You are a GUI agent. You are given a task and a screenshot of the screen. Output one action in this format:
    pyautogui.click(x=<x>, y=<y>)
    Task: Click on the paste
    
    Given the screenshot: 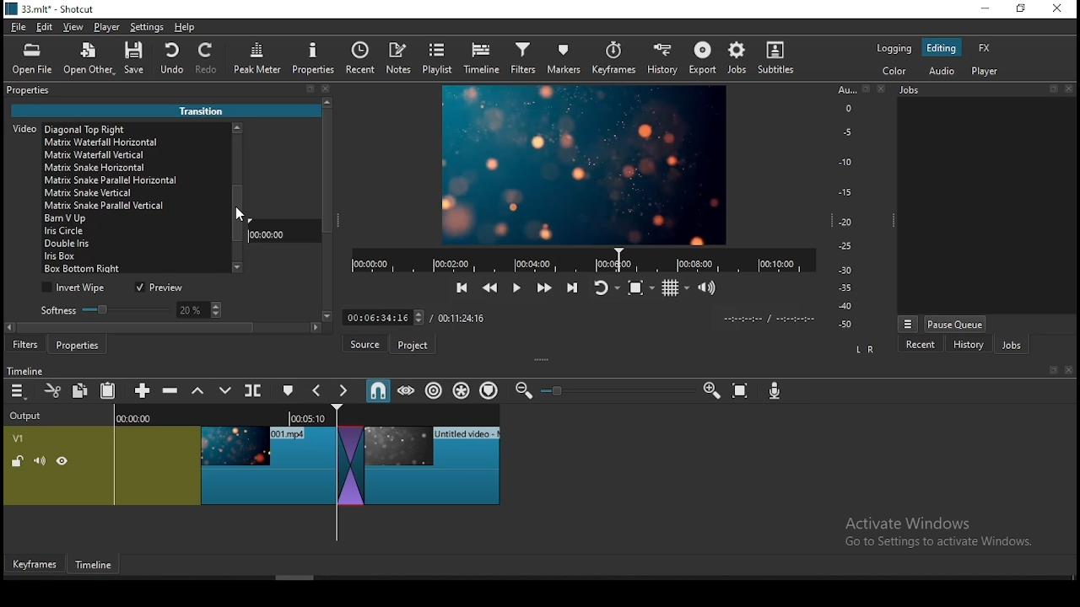 What is the action you would take?
    pyautogui.click(x=111, y=392)
    